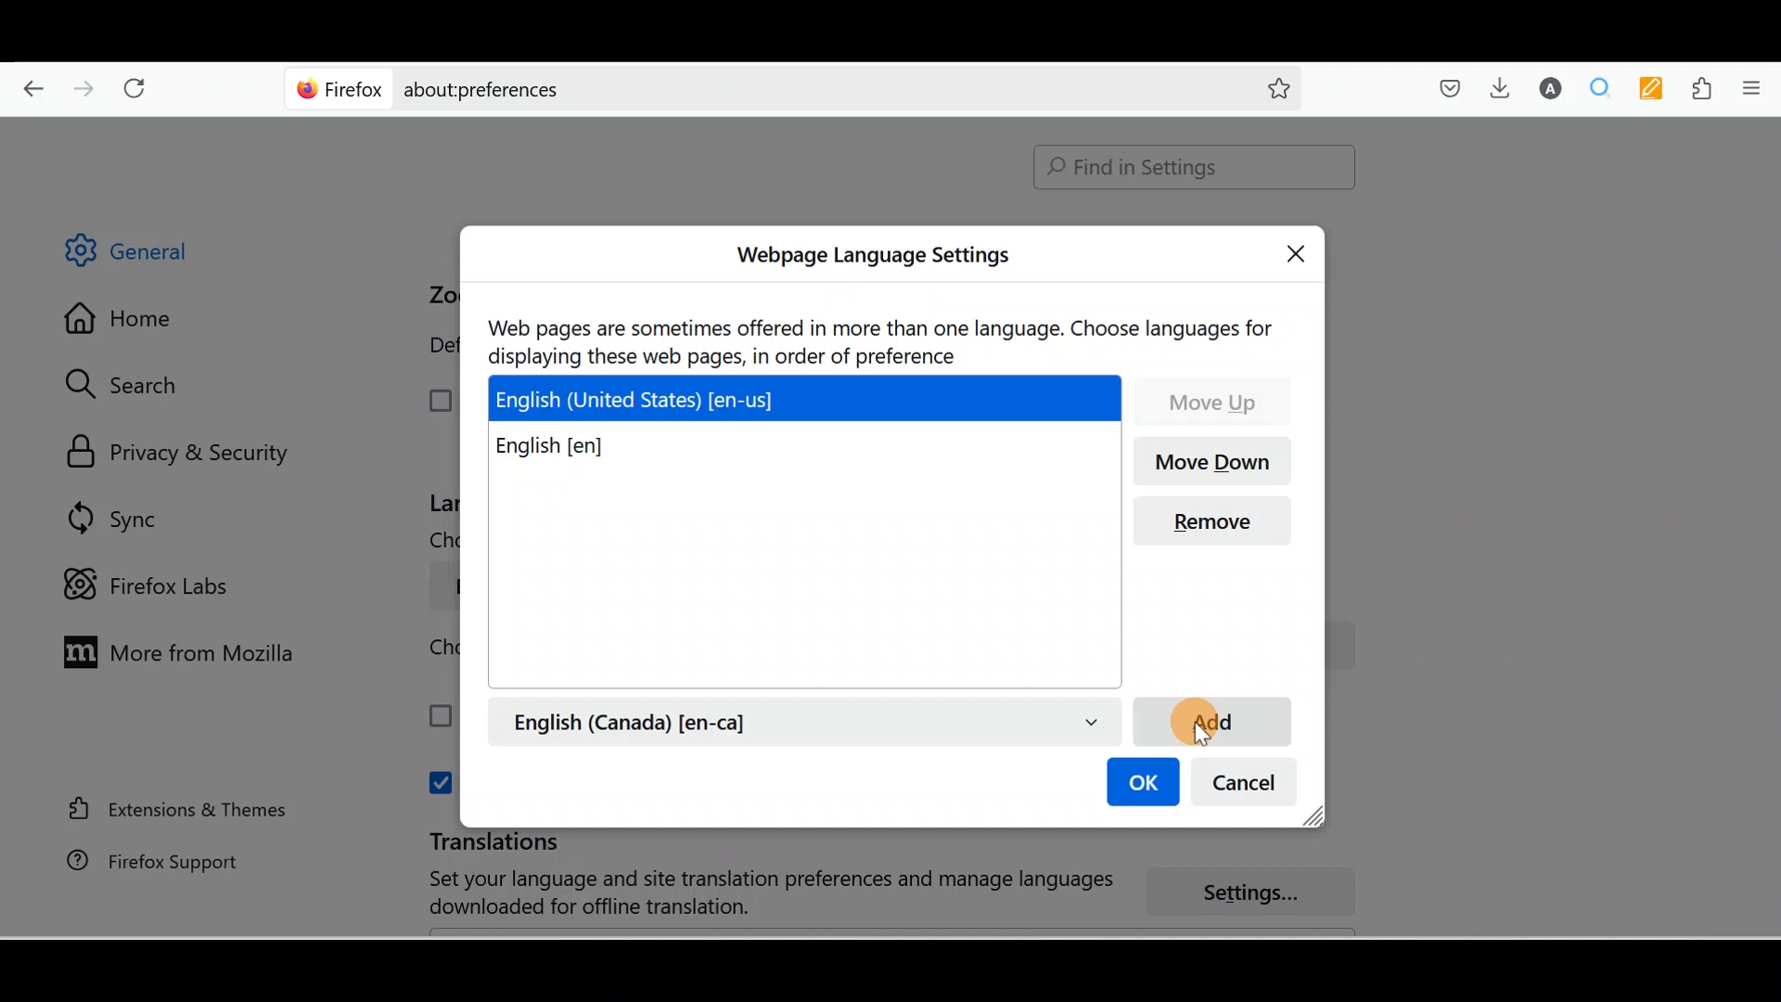 The height and width of the screenshot is (1002, 1781). What do you see at coordinates (186, 454) in the screenshot?
I see `Privacy & security` at bounding box center [186, 454].